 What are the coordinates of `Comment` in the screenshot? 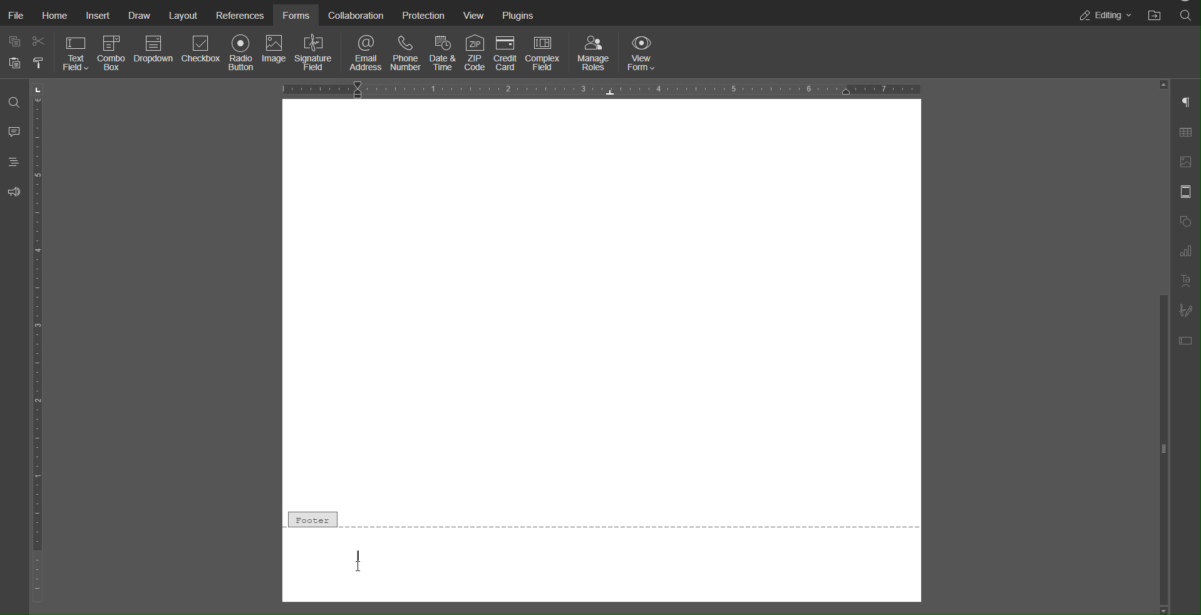 It's located at (14, 132).